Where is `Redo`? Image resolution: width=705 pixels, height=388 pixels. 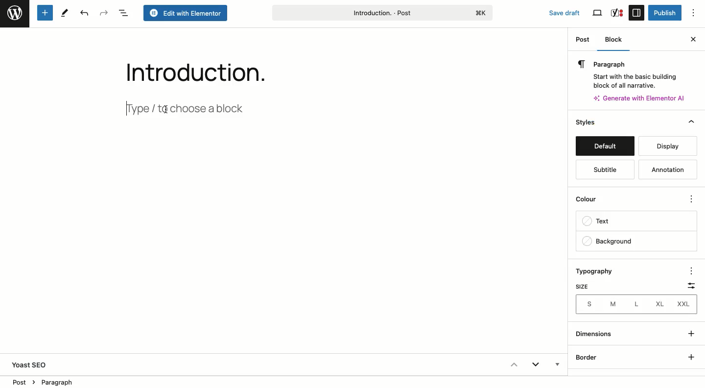 Redo is located at coordinates (104, 13).